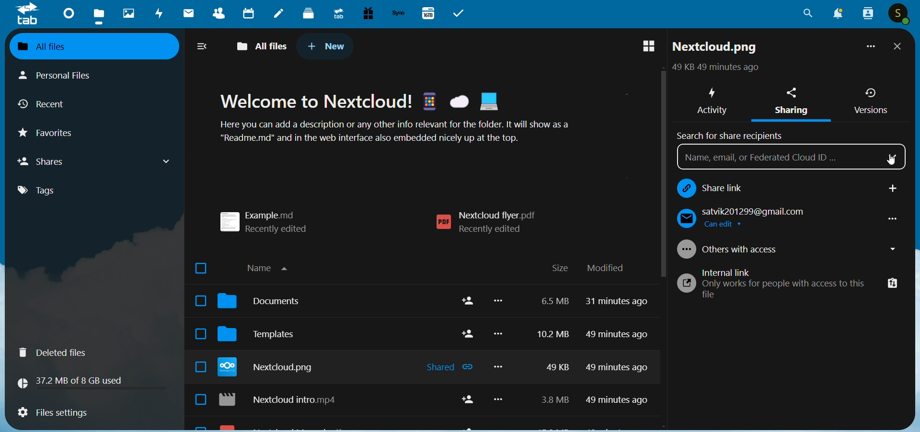 The height and width of the screenshot is (432, 920). Describe the element at coordinates (46, 106) in the screenshot. I see `recent` at that location.